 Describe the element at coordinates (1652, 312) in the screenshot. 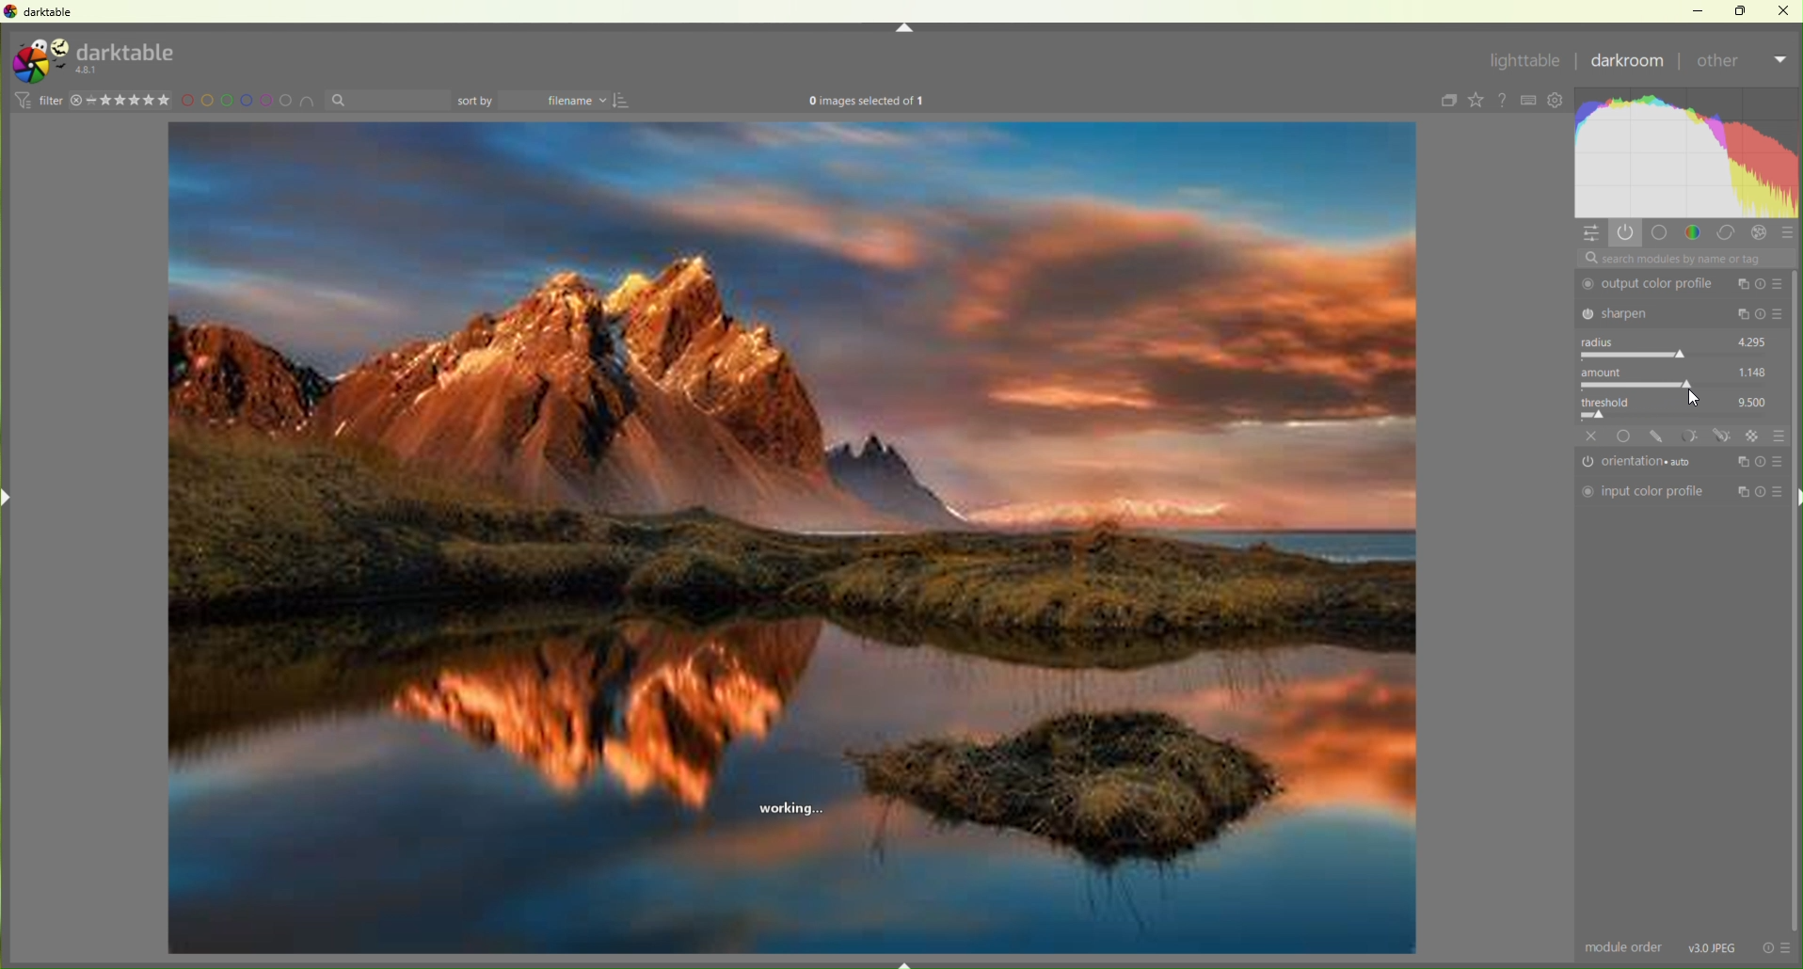

I see `Sharpen` at that location.